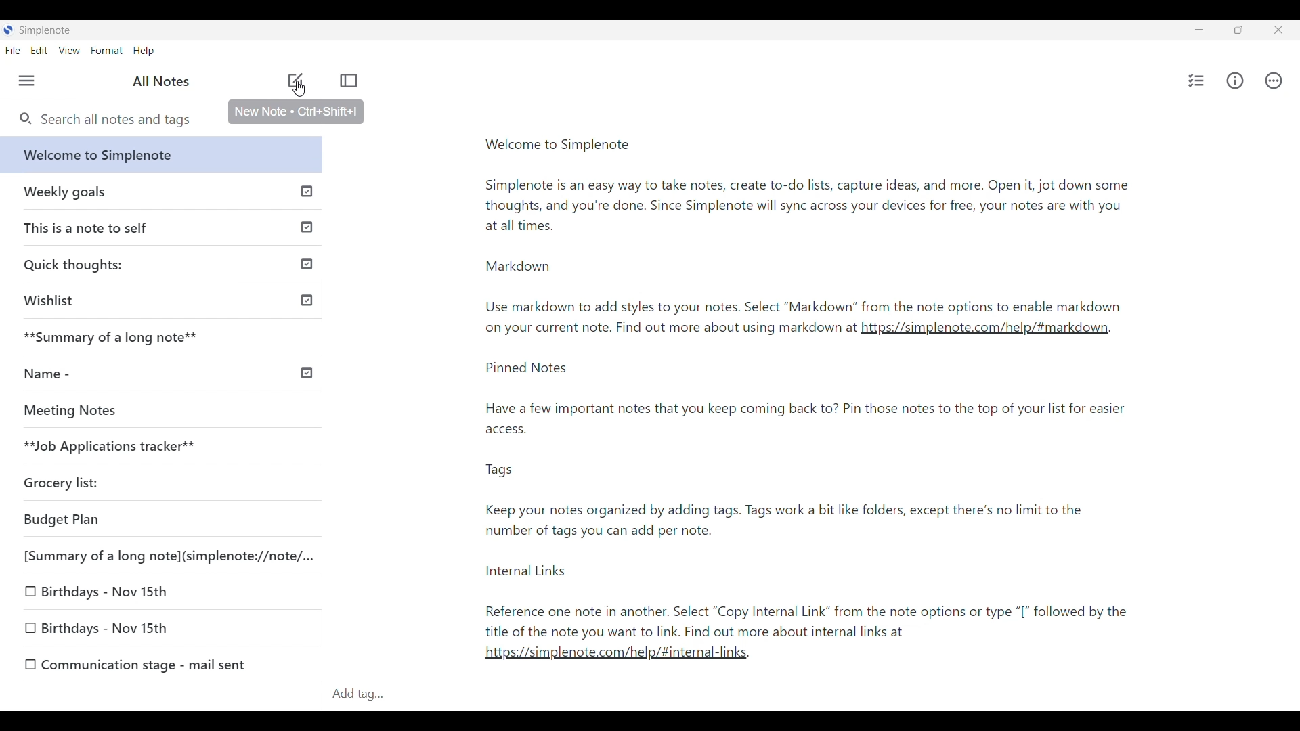 Image resolution: width=1300 pixels, height=731 pixels. I want to click on Unpublished note, so click(168, 663).